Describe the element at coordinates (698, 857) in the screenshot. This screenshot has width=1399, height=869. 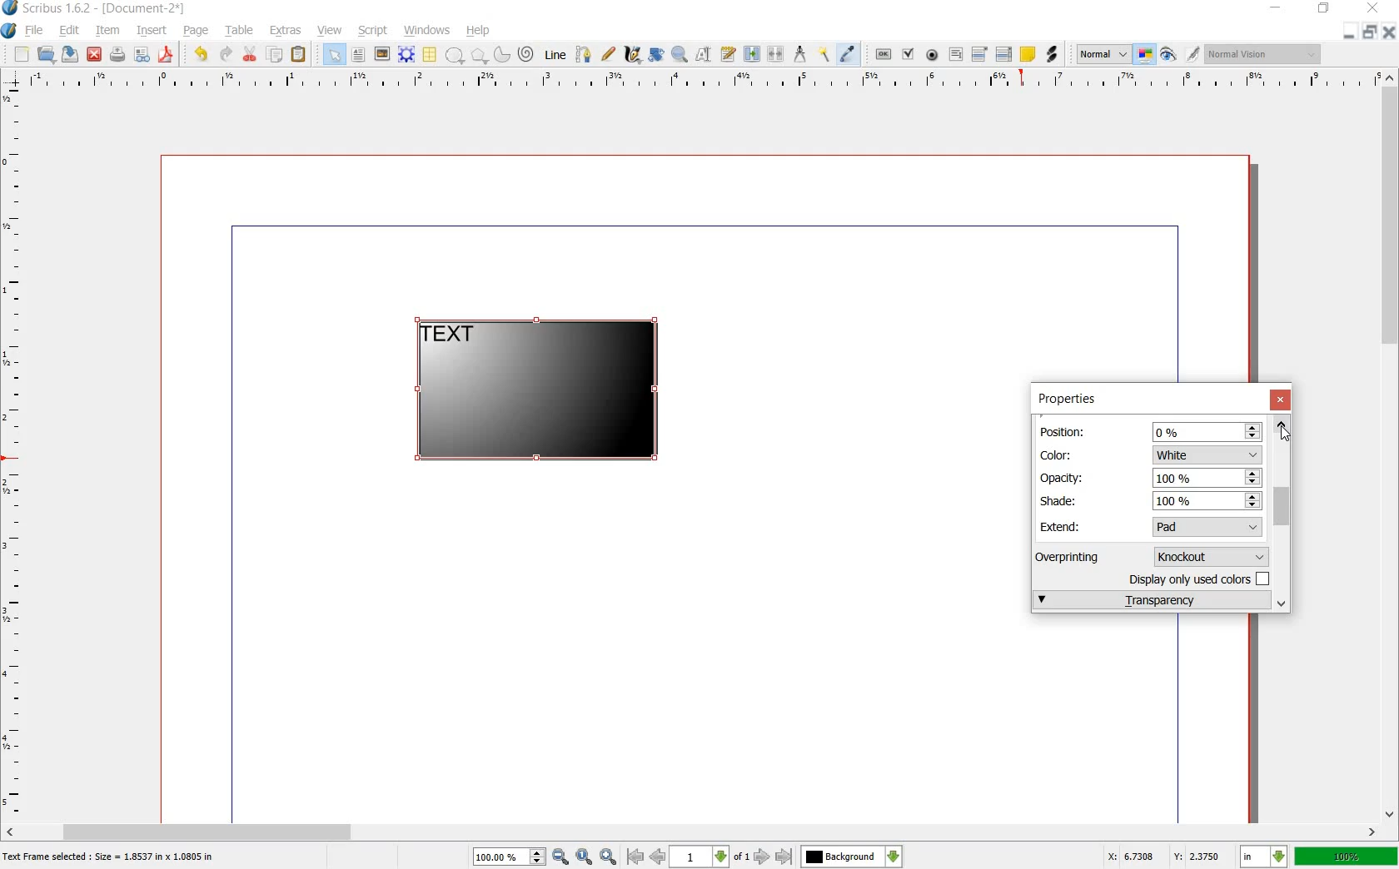
I see `1` at that location.